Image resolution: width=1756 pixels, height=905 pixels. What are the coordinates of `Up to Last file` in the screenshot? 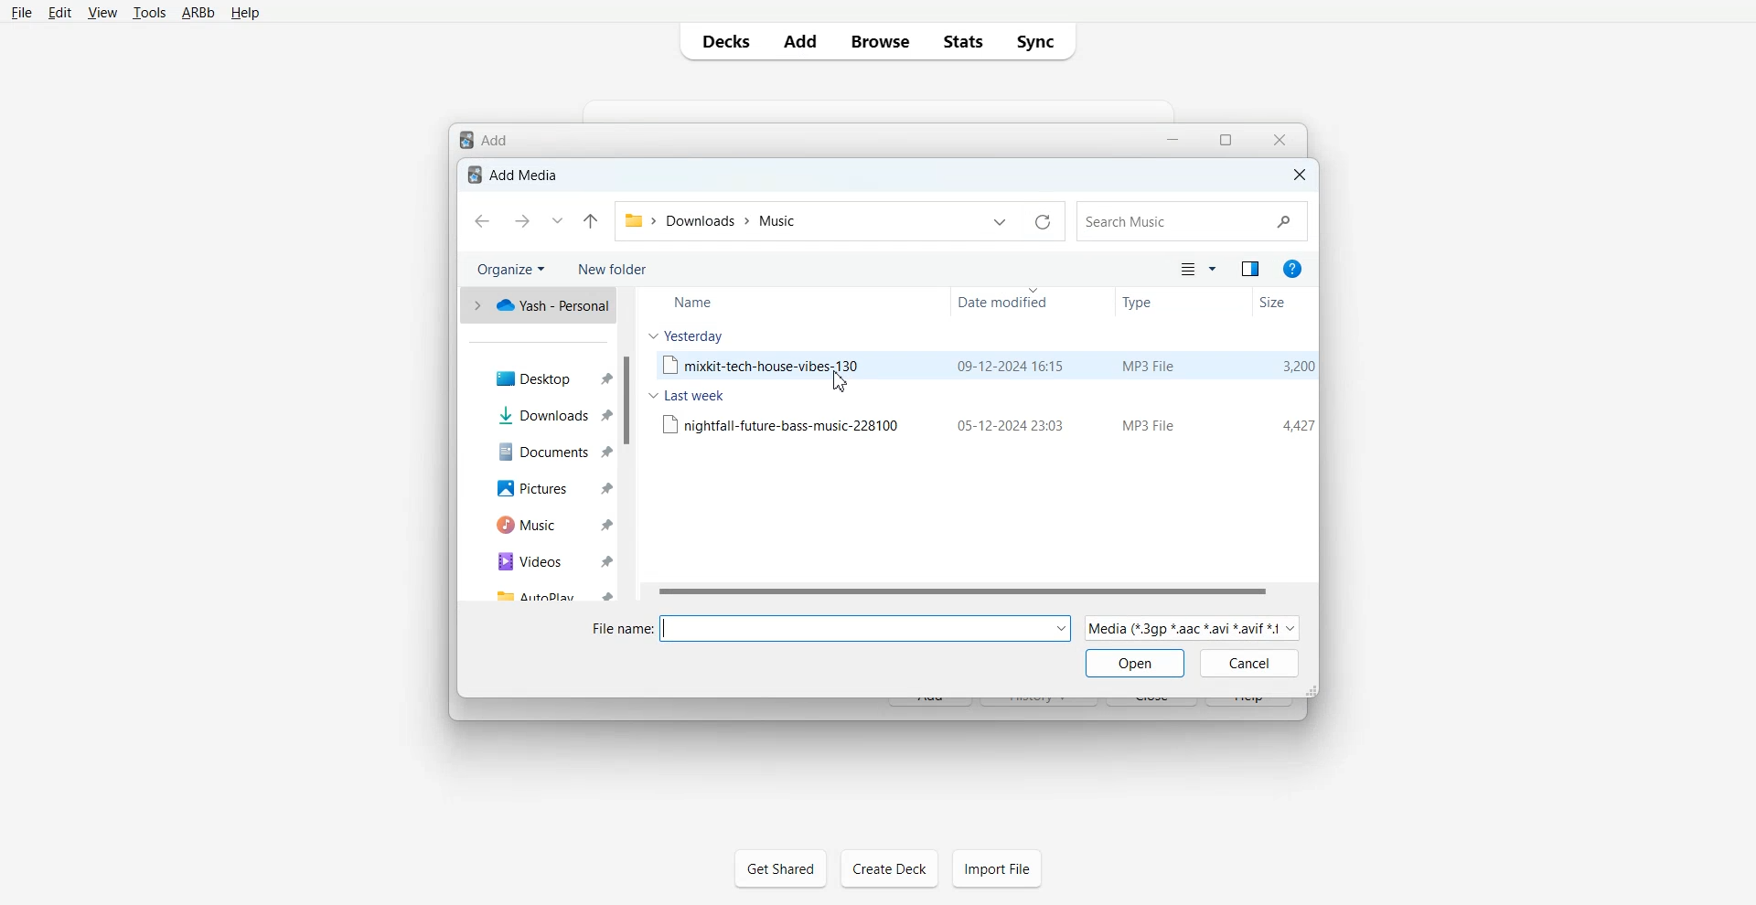 It's located at (592, 220).